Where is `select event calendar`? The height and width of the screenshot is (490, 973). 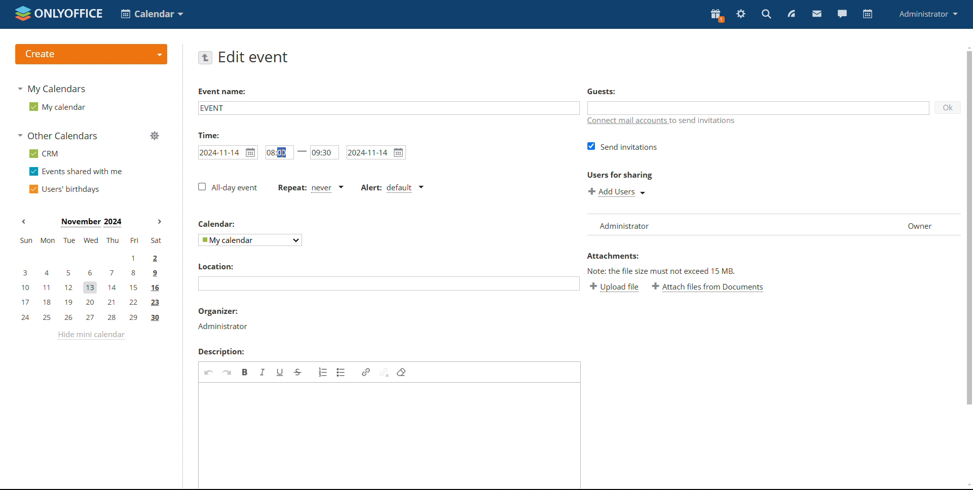 select event calendar is located at coordinates (250, 240).